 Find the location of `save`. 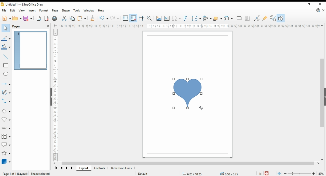

save is located at coordinates (28, 18).